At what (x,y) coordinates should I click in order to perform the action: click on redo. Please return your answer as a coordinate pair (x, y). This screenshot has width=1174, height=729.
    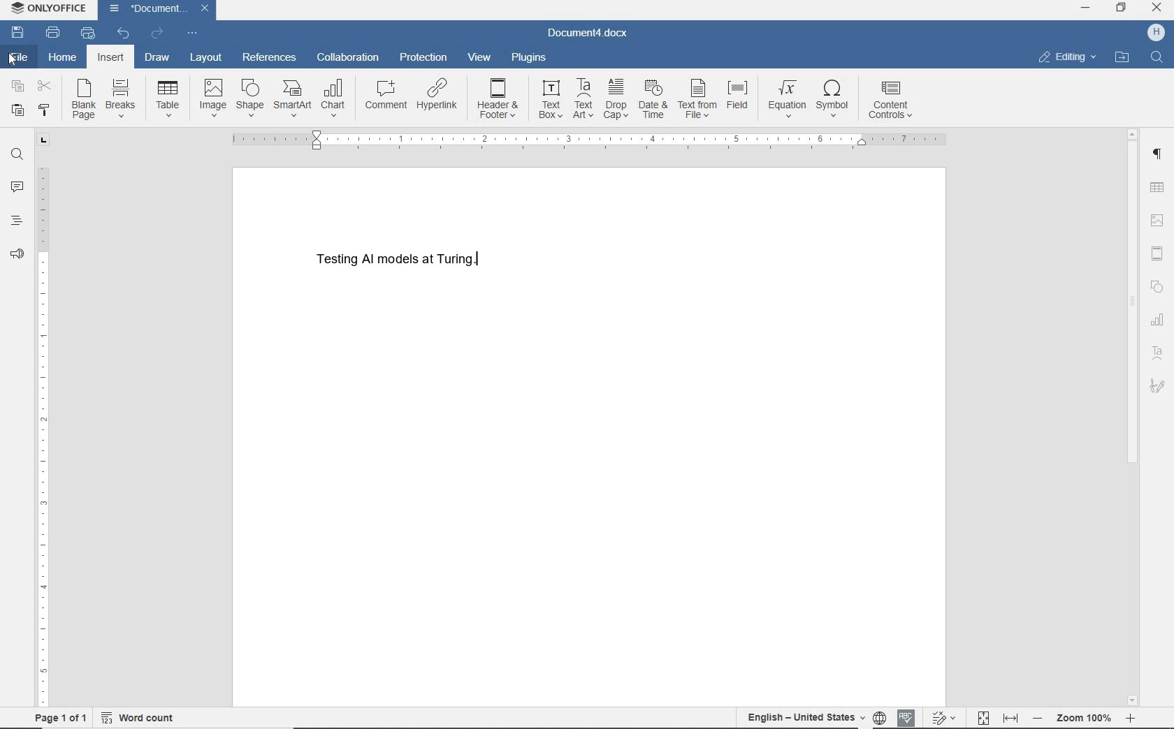
    Looking at the image, I should click on (155, 35).